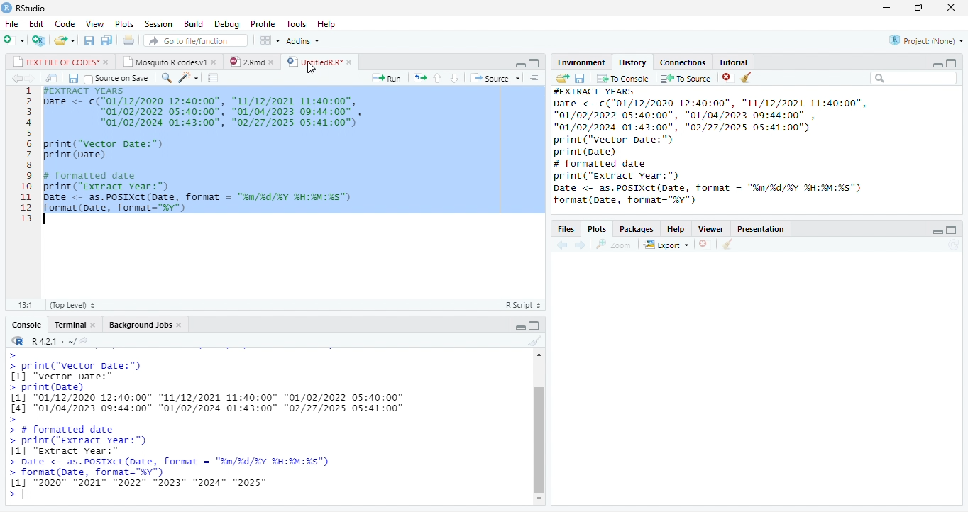 Image resolution: width=968 pixels, height=512 pixels. Describe the element at coordinates (263, 25) in the screenshot. I see `Profile` at that location.